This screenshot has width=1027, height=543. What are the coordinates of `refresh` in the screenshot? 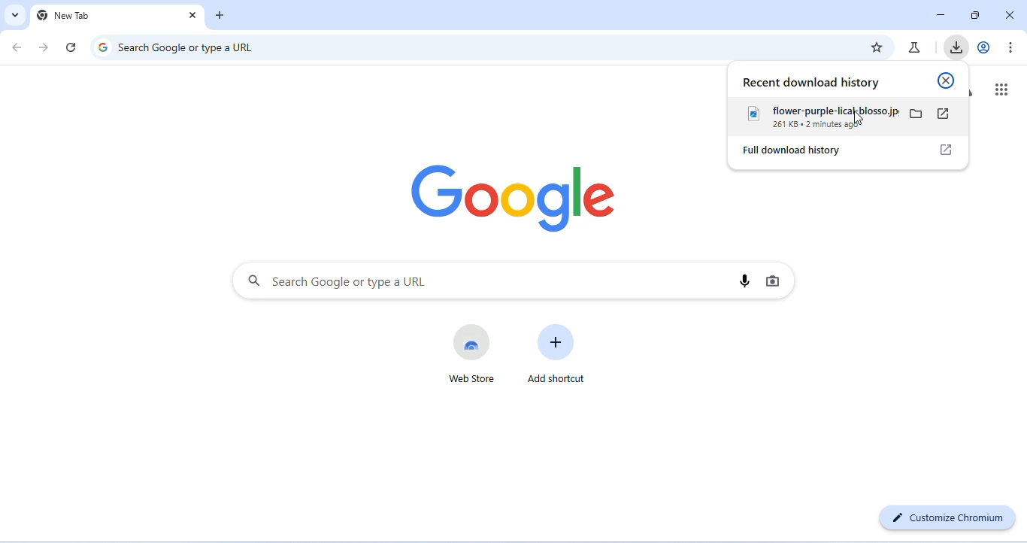 It's located at (71, 47).